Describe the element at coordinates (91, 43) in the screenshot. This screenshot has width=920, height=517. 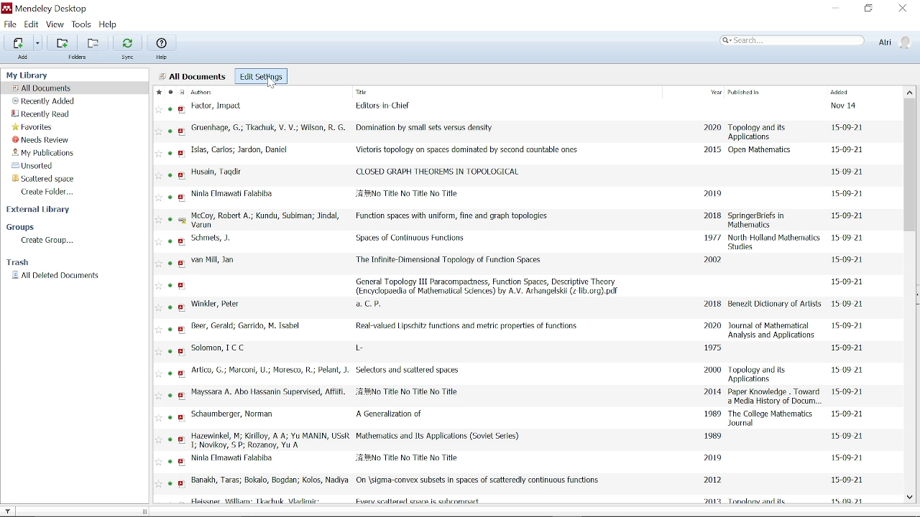
I see `Add folders` at that location.